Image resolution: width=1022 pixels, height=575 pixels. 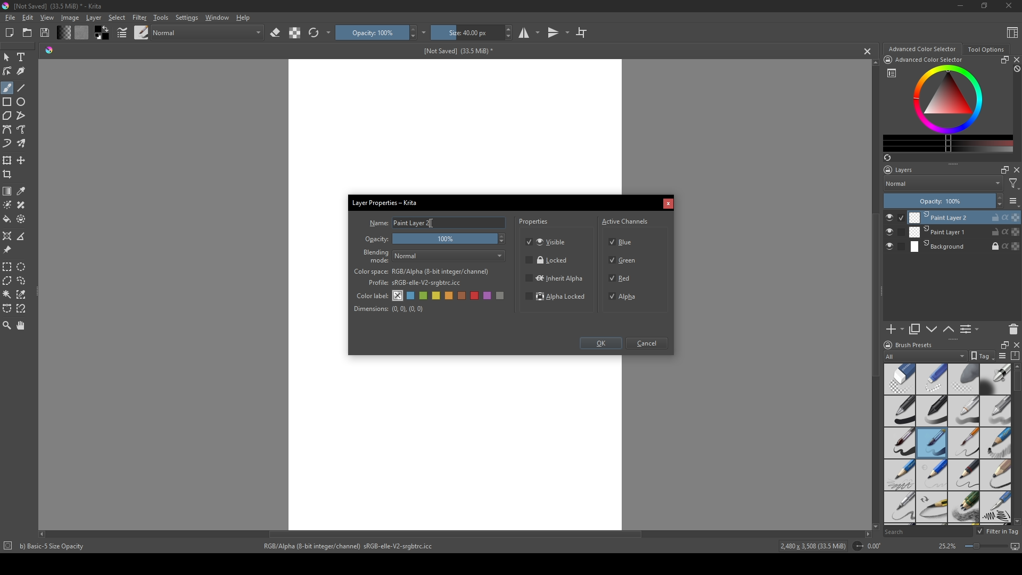 What do you see at coordinates (161, 17) in the screenshot?
I see `Tools` at bounding box center [161, 17].